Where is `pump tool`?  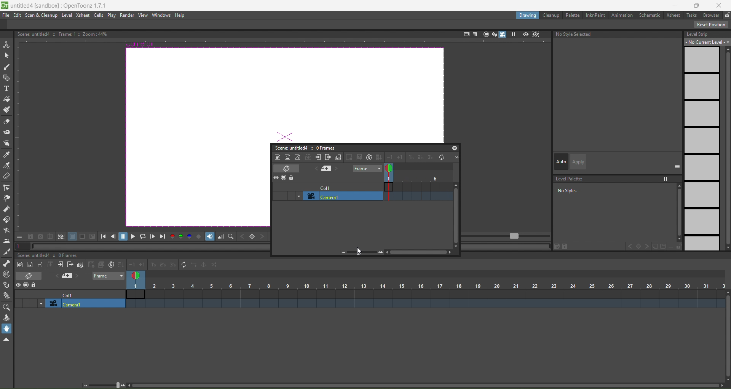 pump tool is located at coordinates (7, 209).